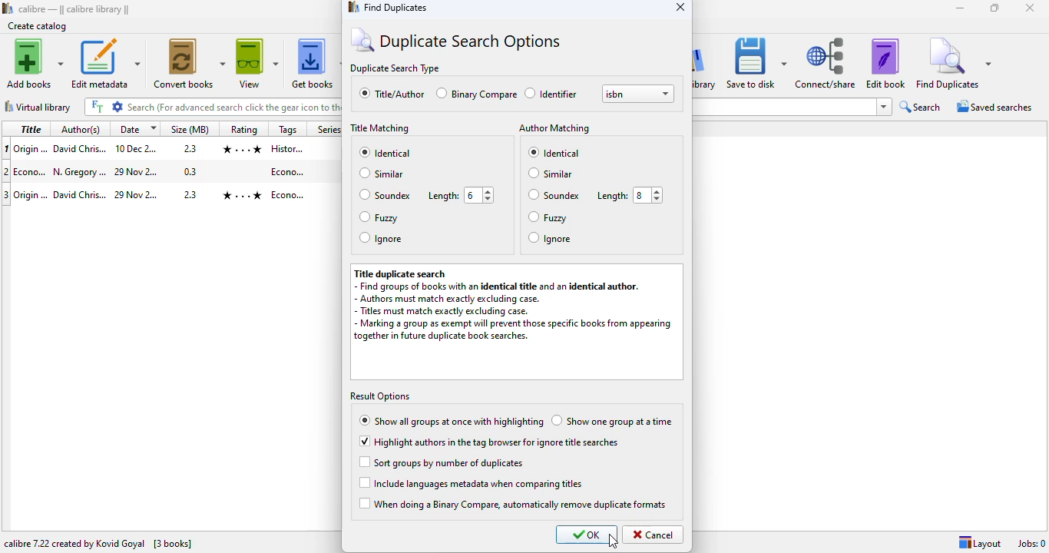 The image size is (1049, 553). Describe the element at coordinates (551, 238) in the screenshot. I see `ignore` at that location.